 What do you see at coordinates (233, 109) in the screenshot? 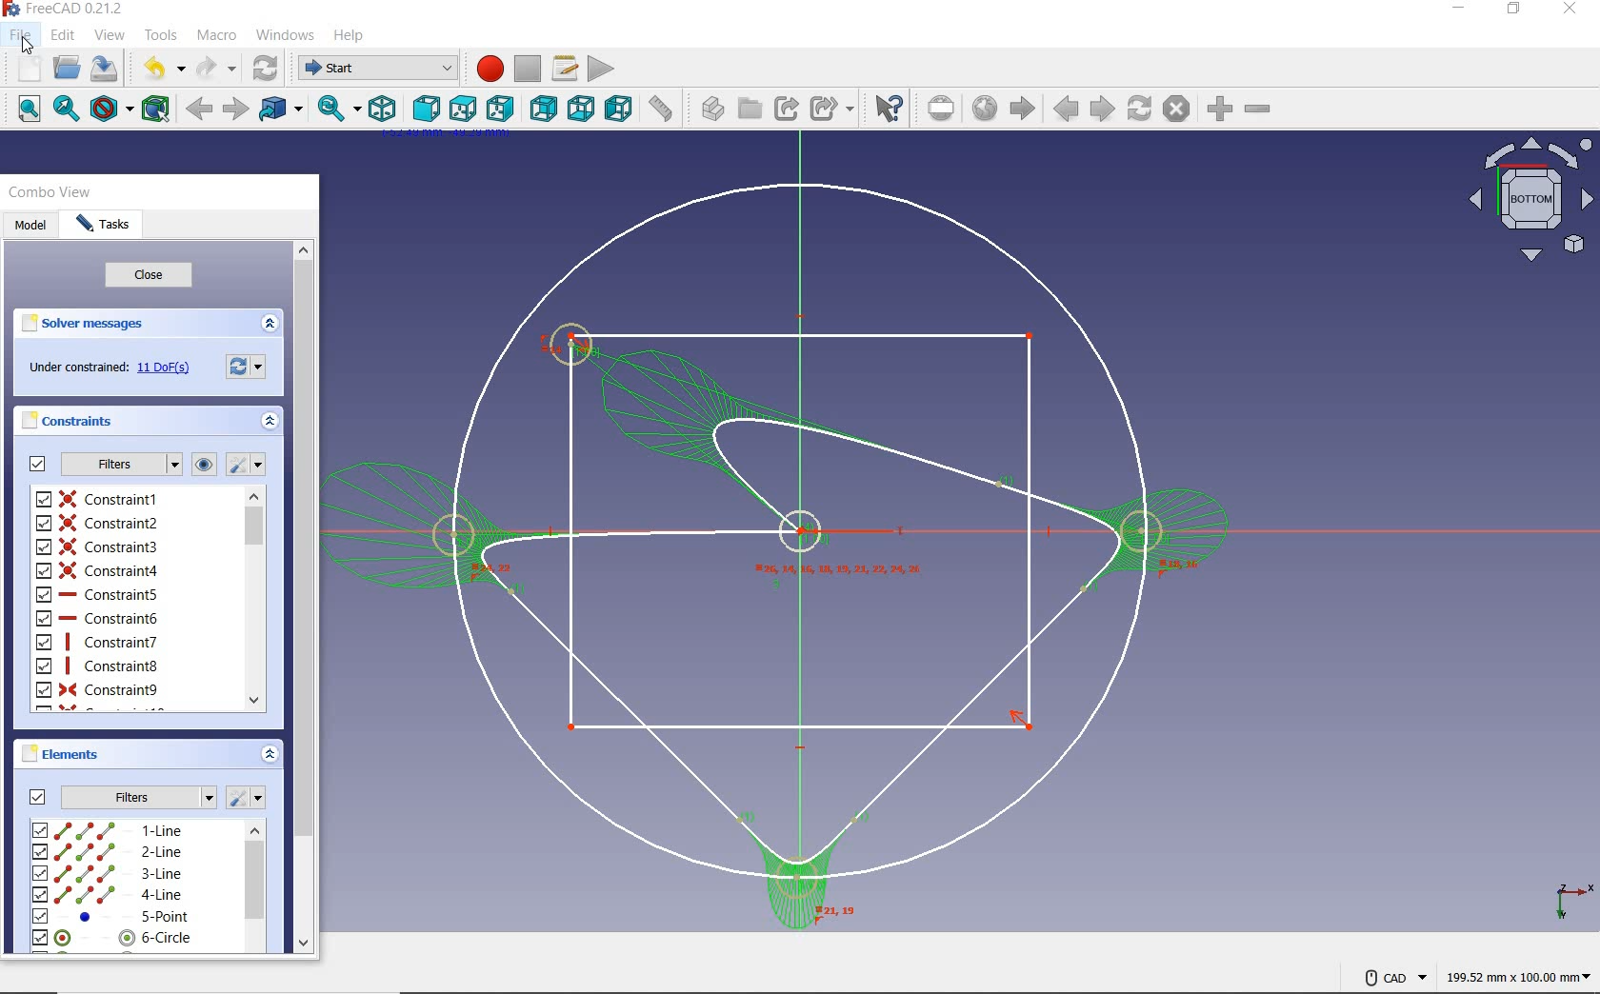
I see `forward` at bounding box center [233, 109].